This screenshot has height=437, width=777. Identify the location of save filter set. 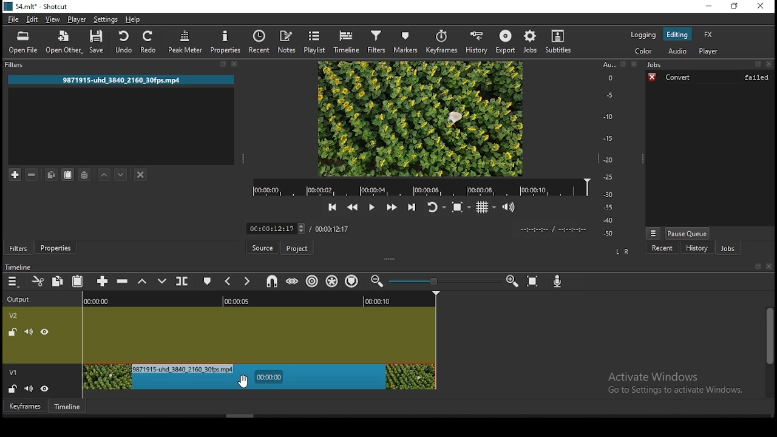
(84, 173).